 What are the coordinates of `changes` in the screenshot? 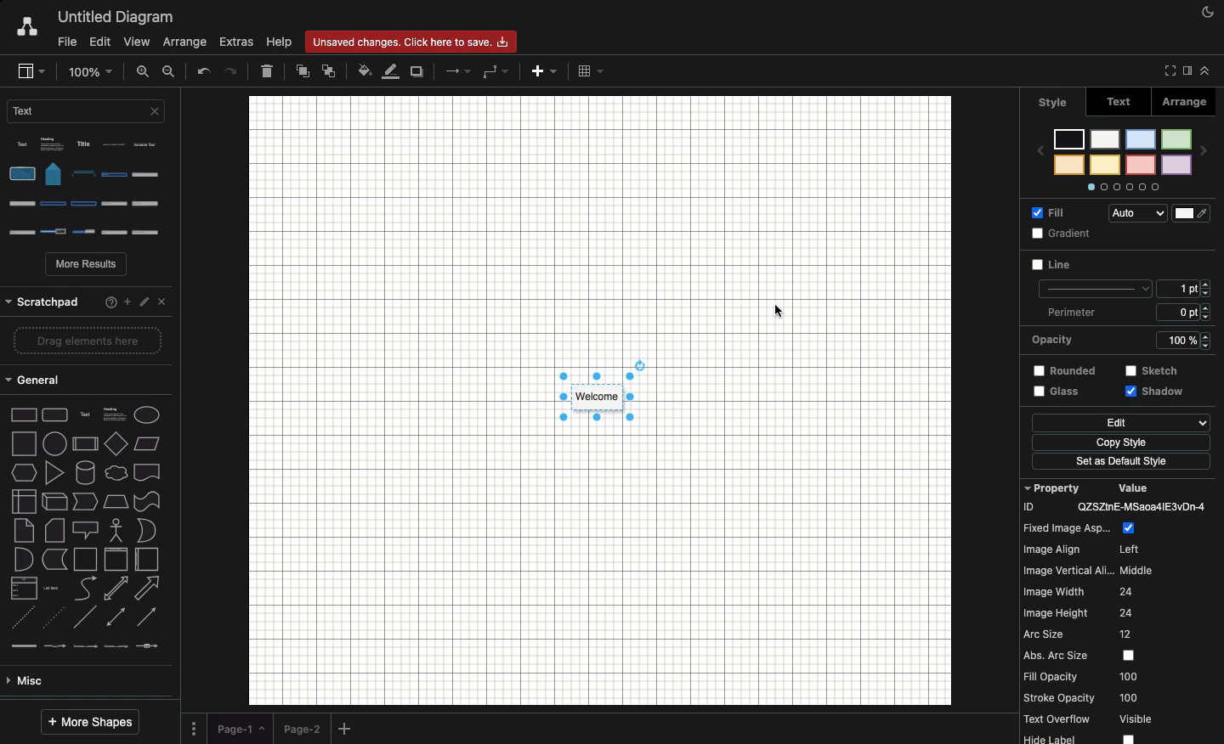 It's located at (416, 41).